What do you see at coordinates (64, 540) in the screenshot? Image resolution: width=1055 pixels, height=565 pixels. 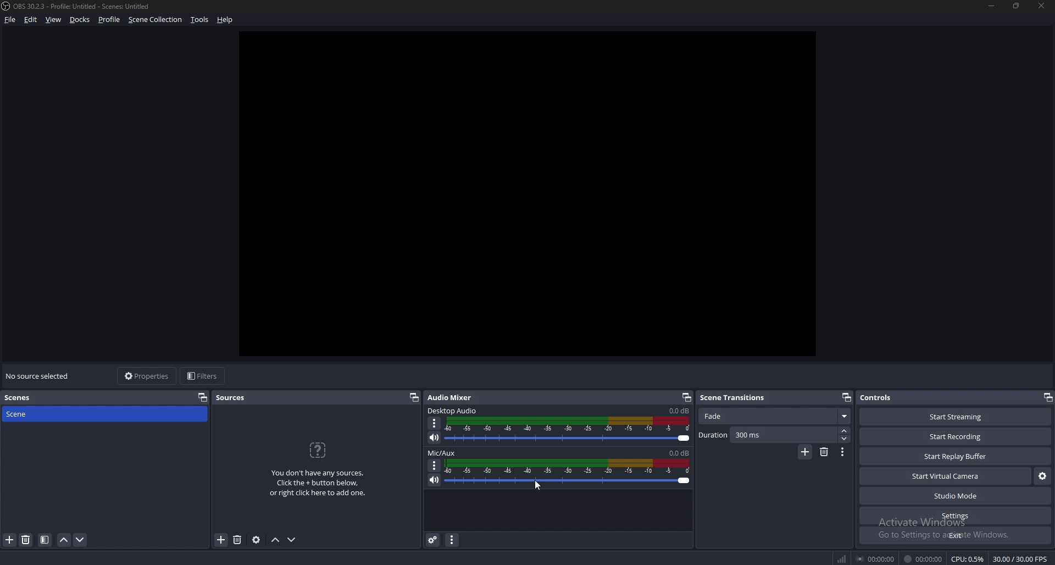 I see `move scene up` at bounding box center [64, 540].